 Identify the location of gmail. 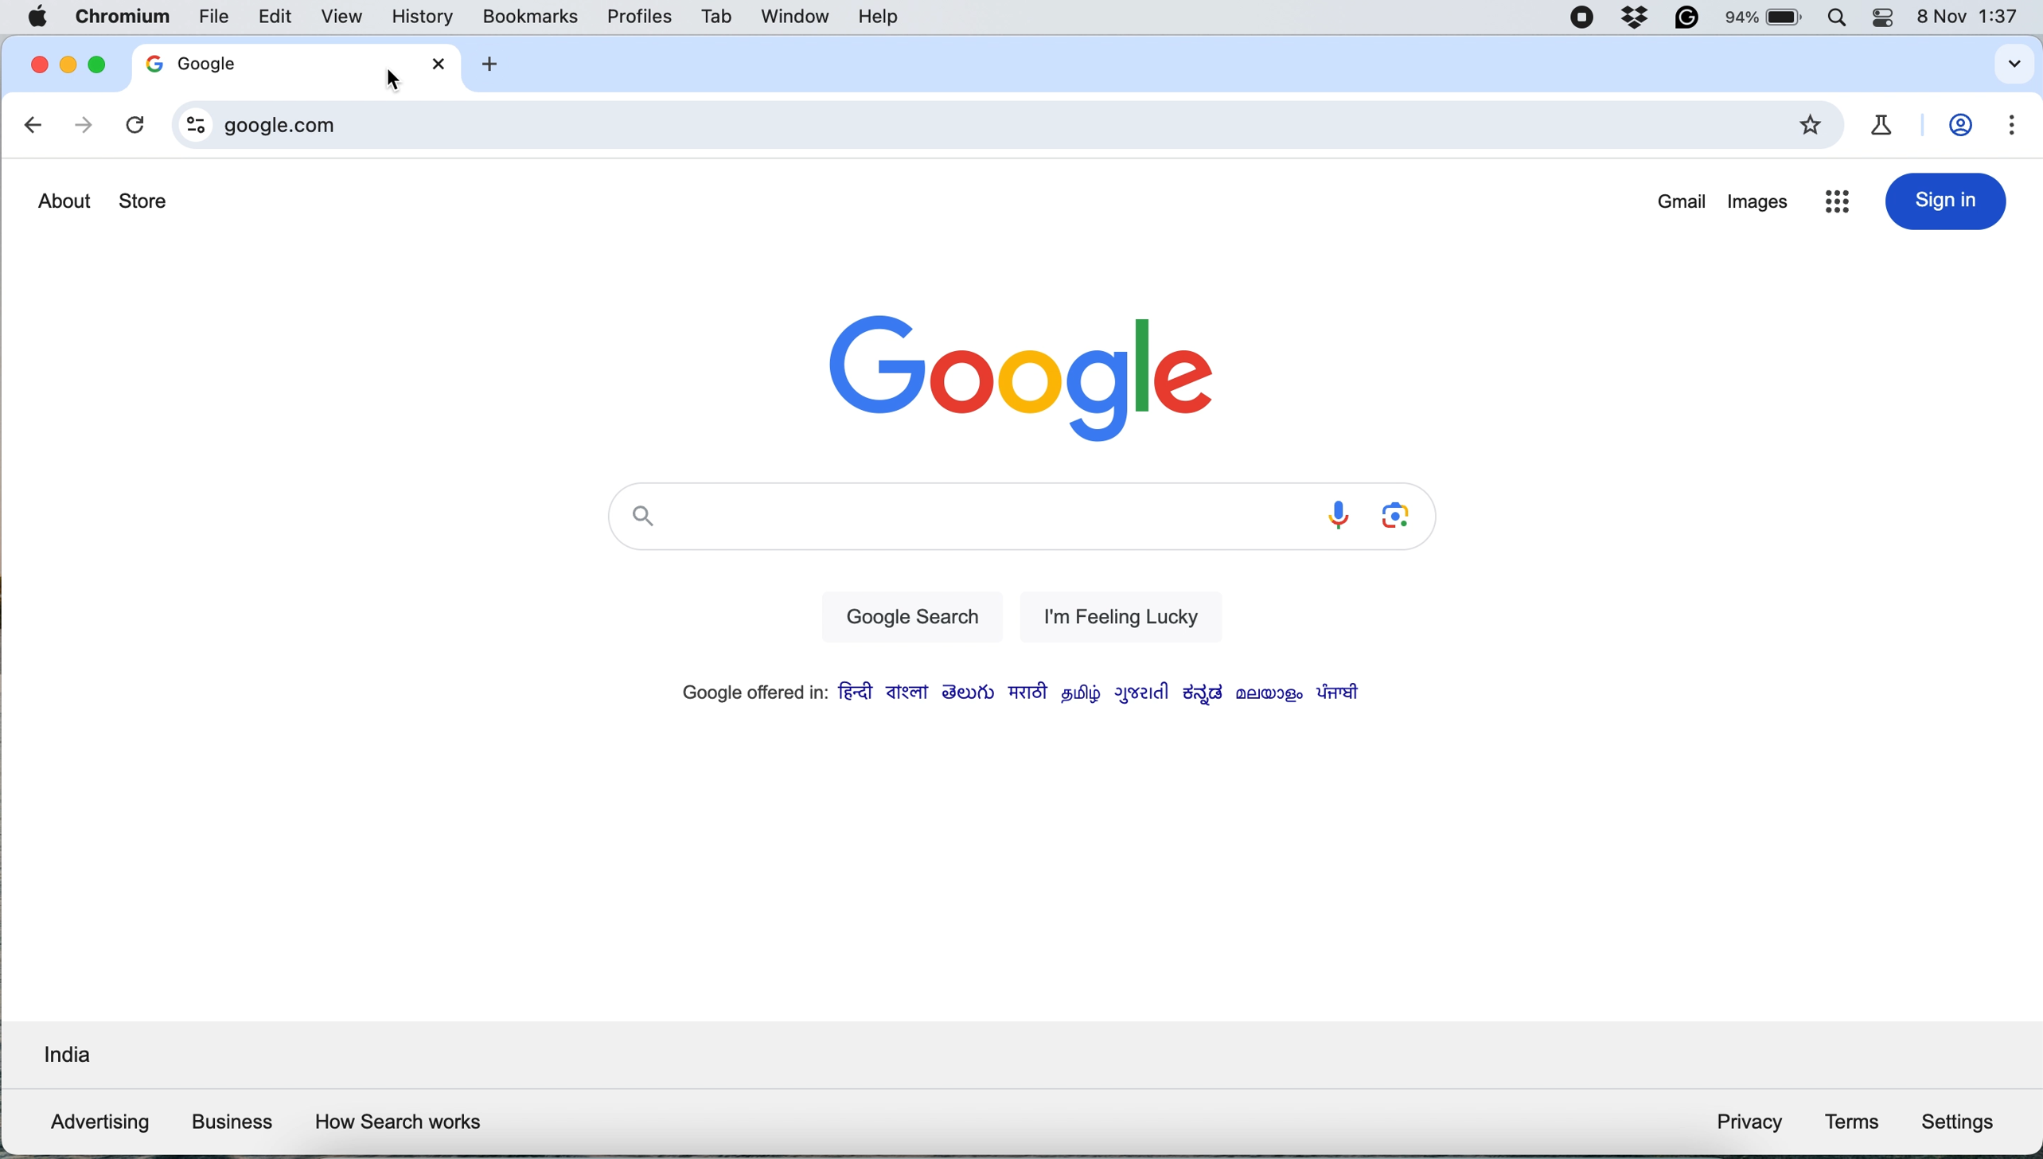
(1682, 203).